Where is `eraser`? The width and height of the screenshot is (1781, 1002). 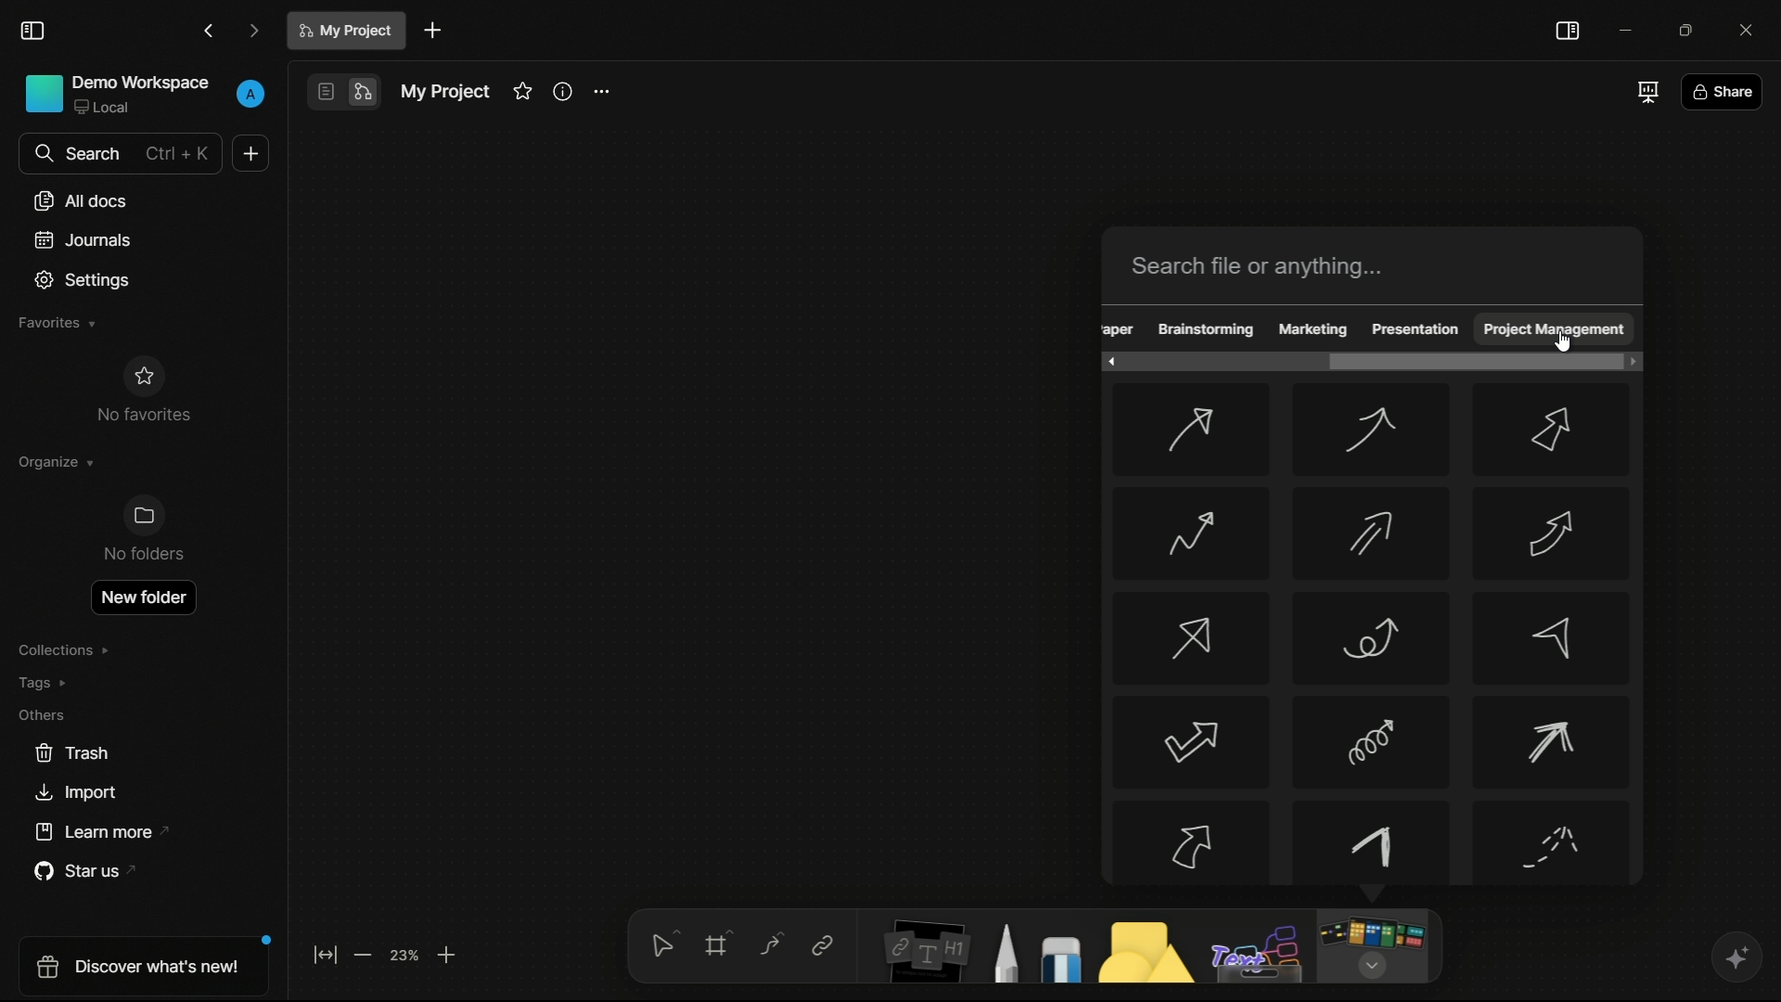 eraser is located at coordinates (1061, 958).